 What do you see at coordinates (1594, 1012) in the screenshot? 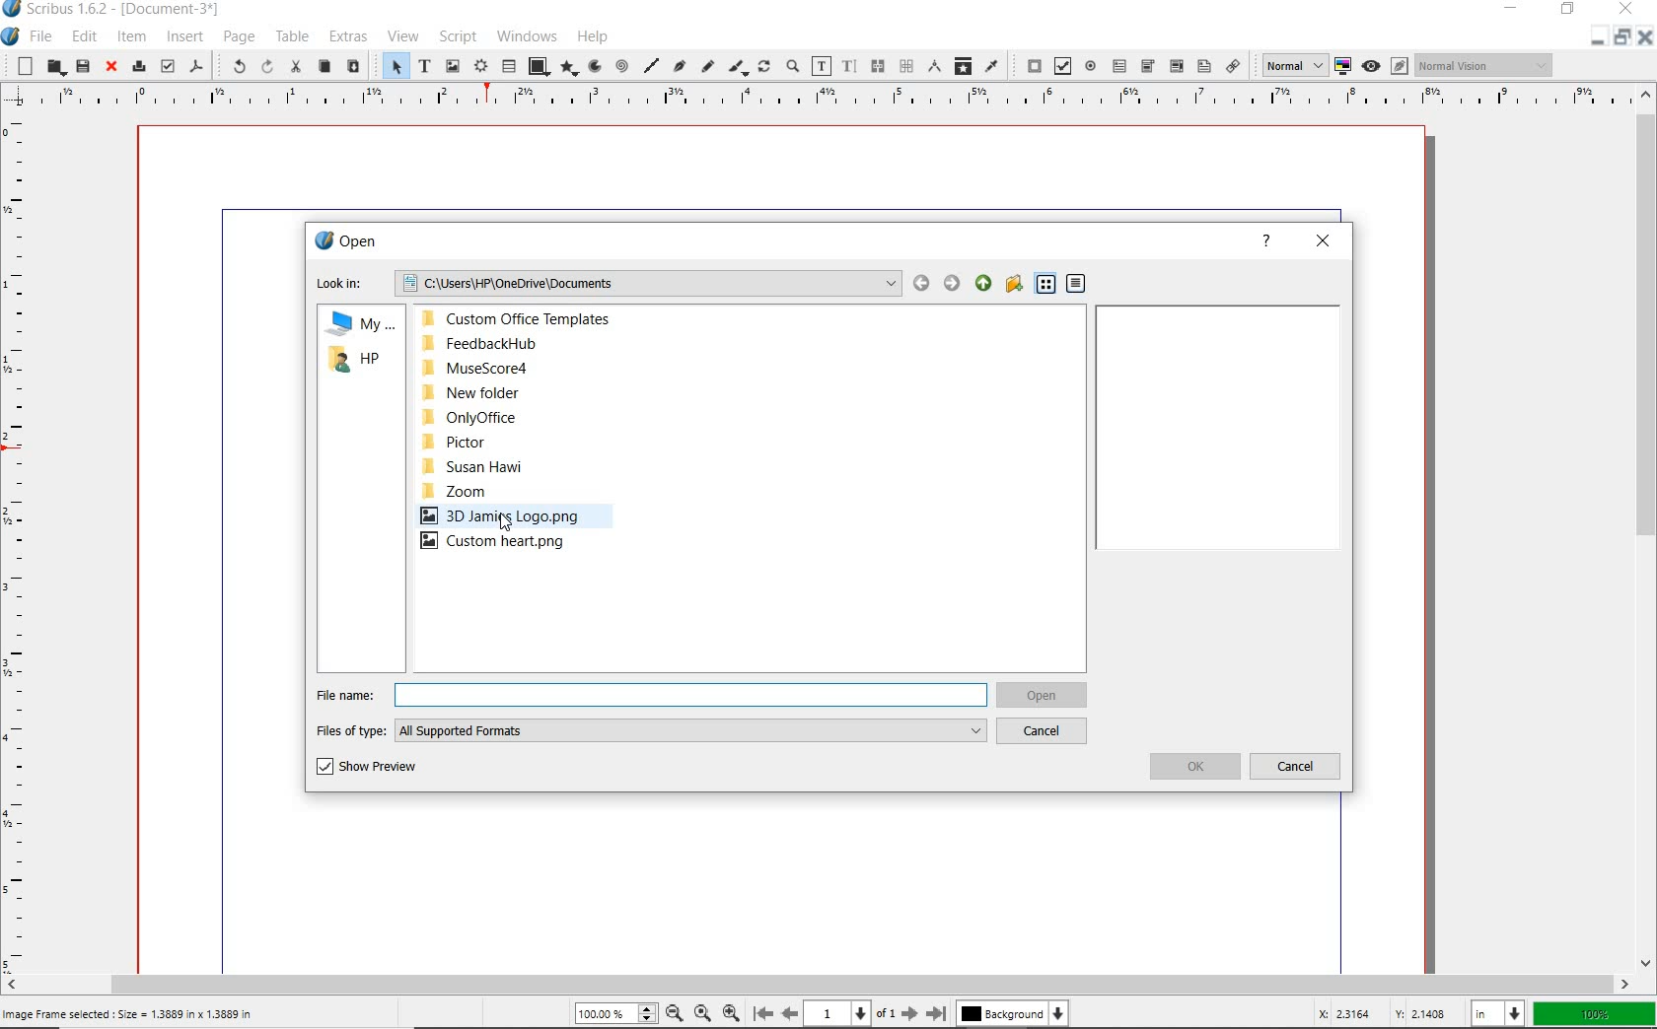
I see `zoom factor` at bounding box center [1594, 1012].